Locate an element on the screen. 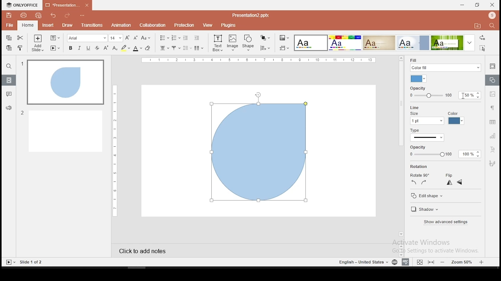  chart settings is located at coordinates (492, 136).